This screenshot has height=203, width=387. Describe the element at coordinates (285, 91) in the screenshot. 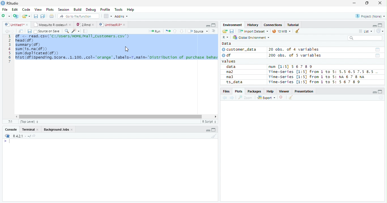

I see `Viewer` at that location.